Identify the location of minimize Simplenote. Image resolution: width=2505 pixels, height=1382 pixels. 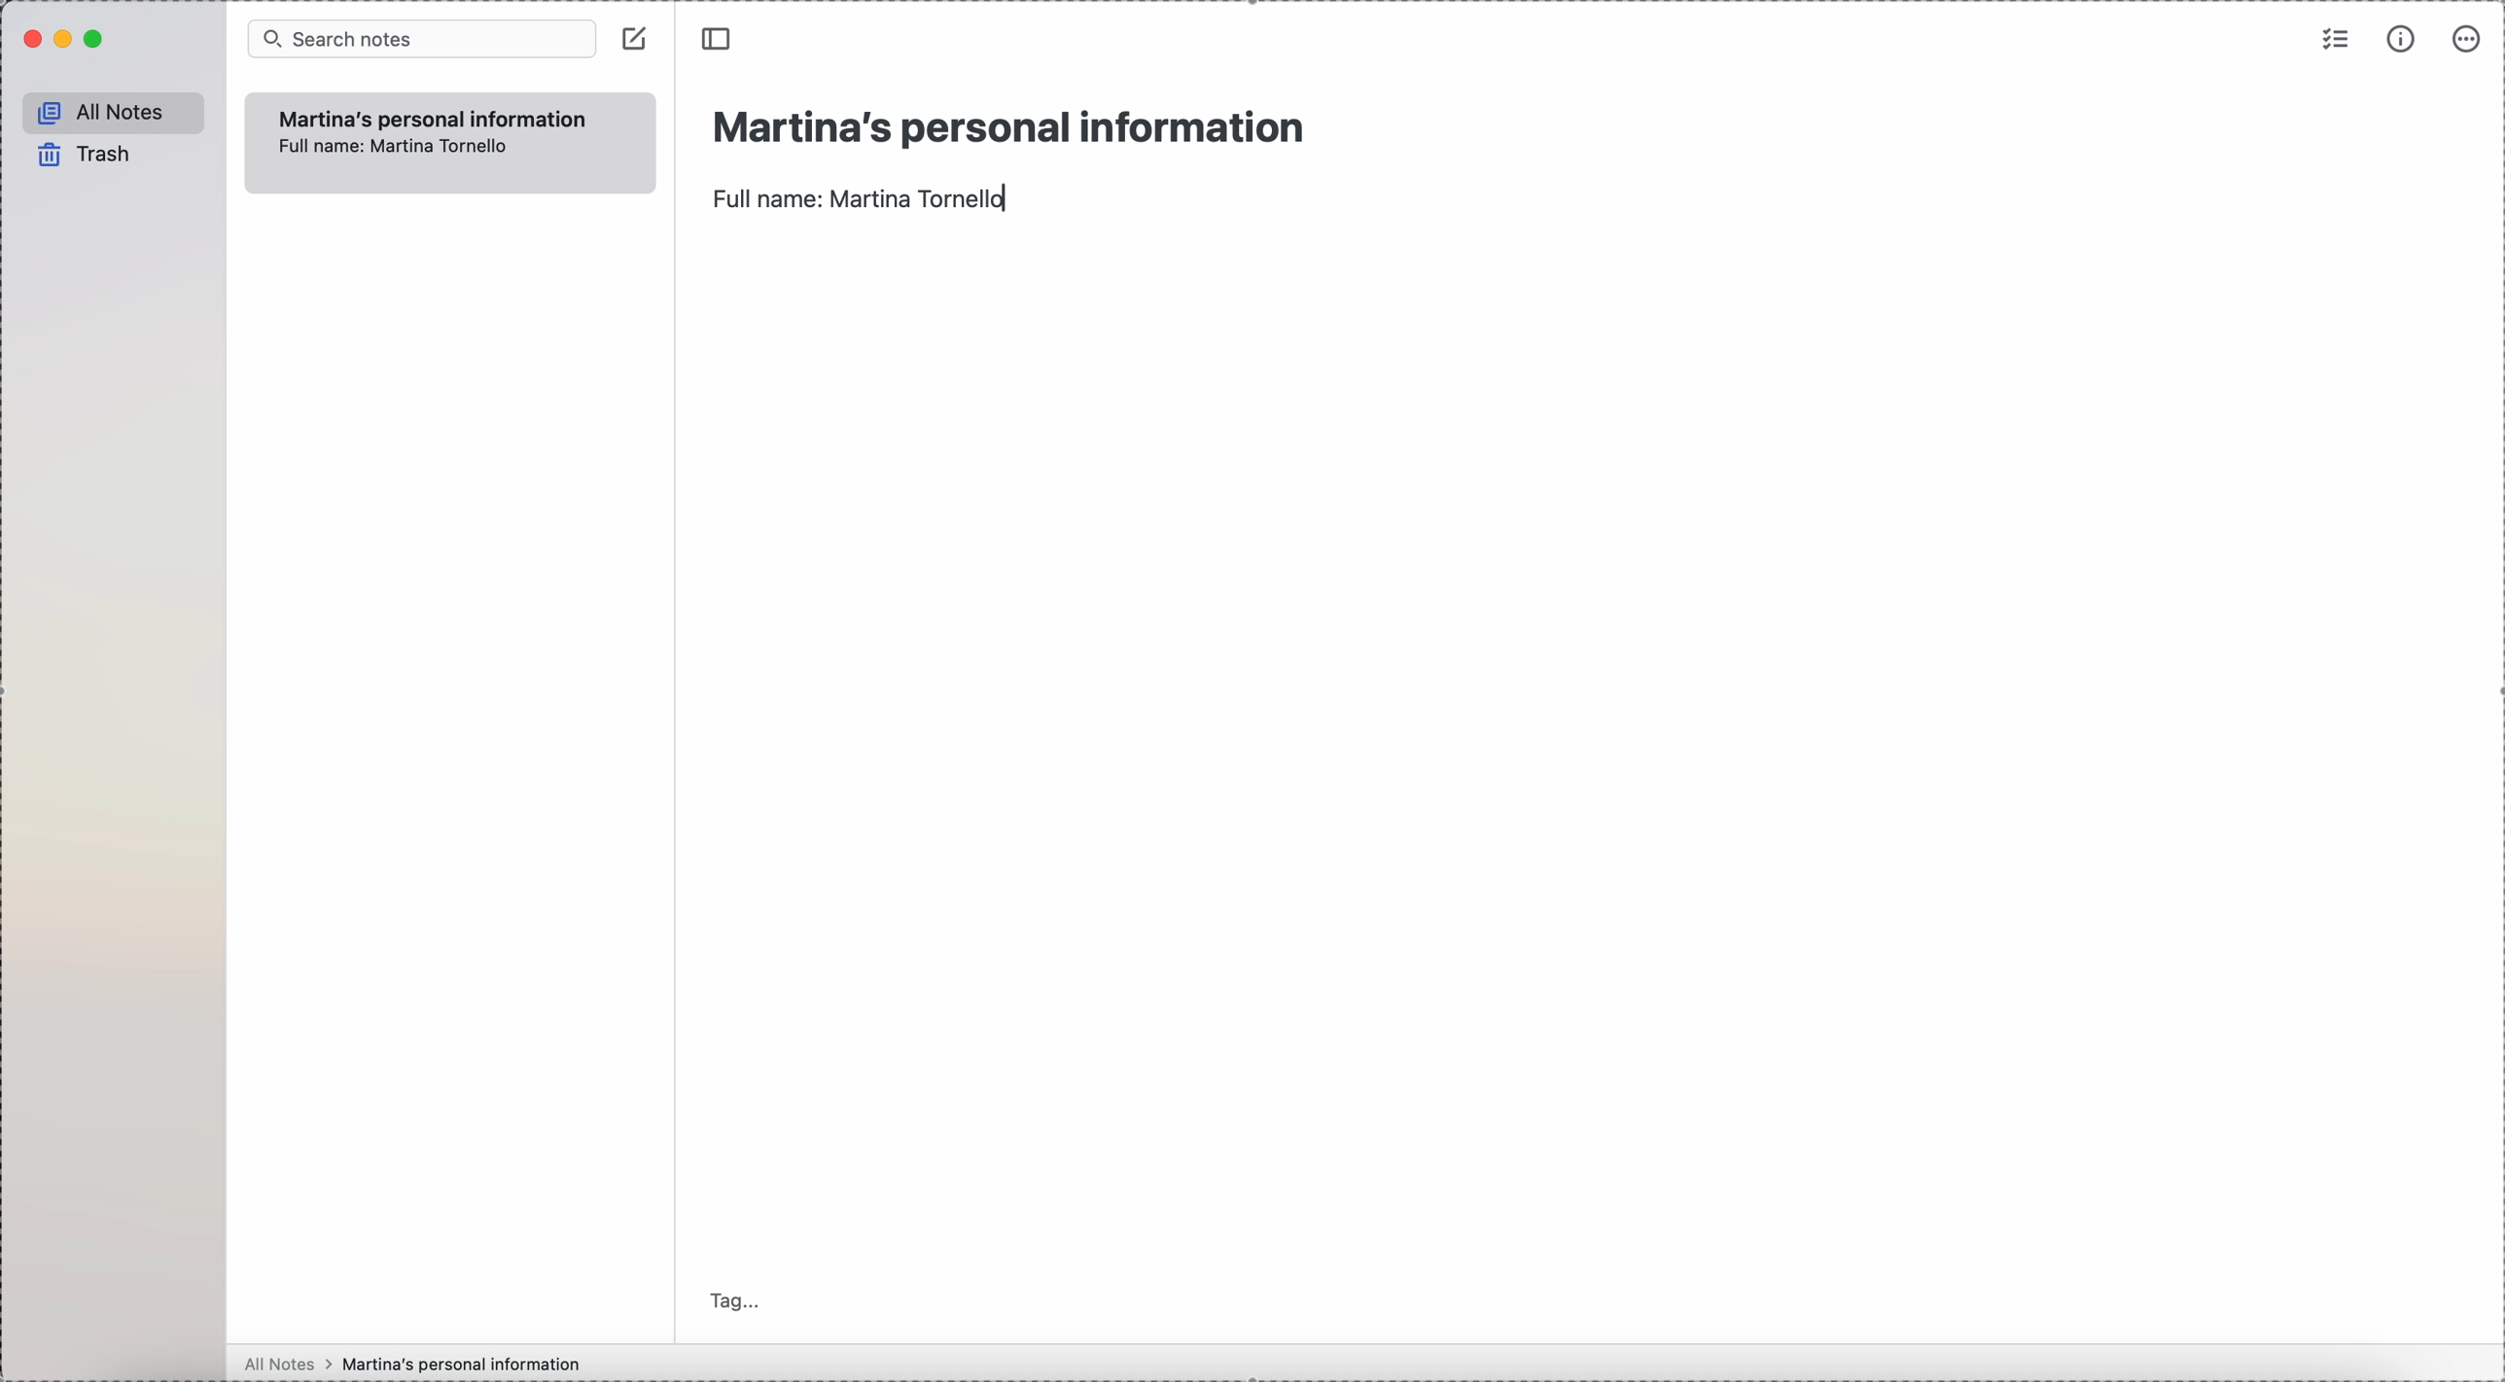
(67, 39).